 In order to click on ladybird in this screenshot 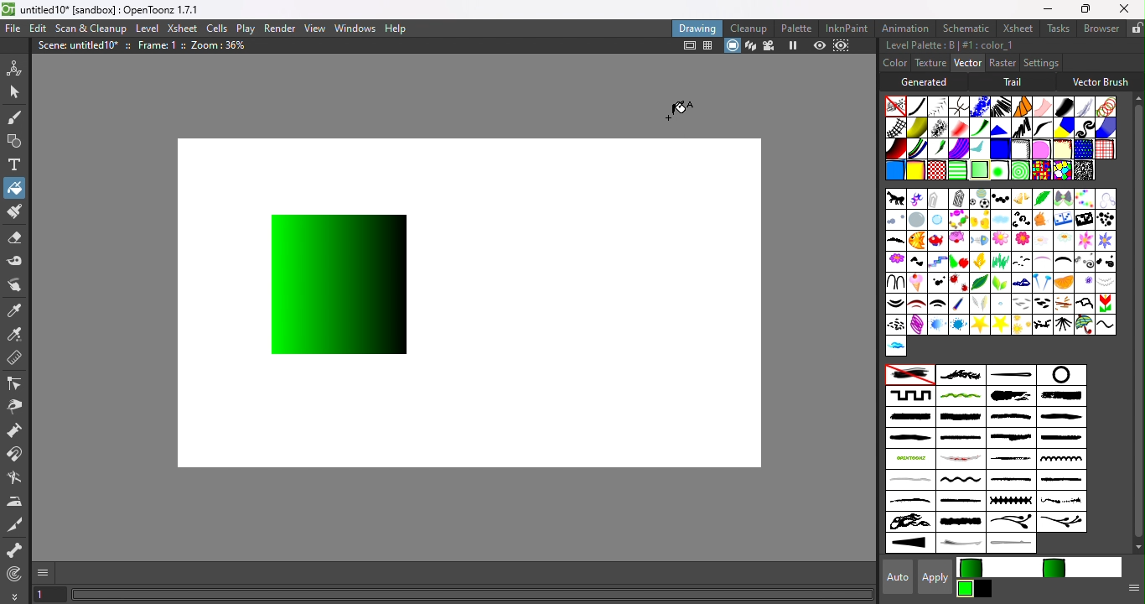, I will do `click(958, 283)`.